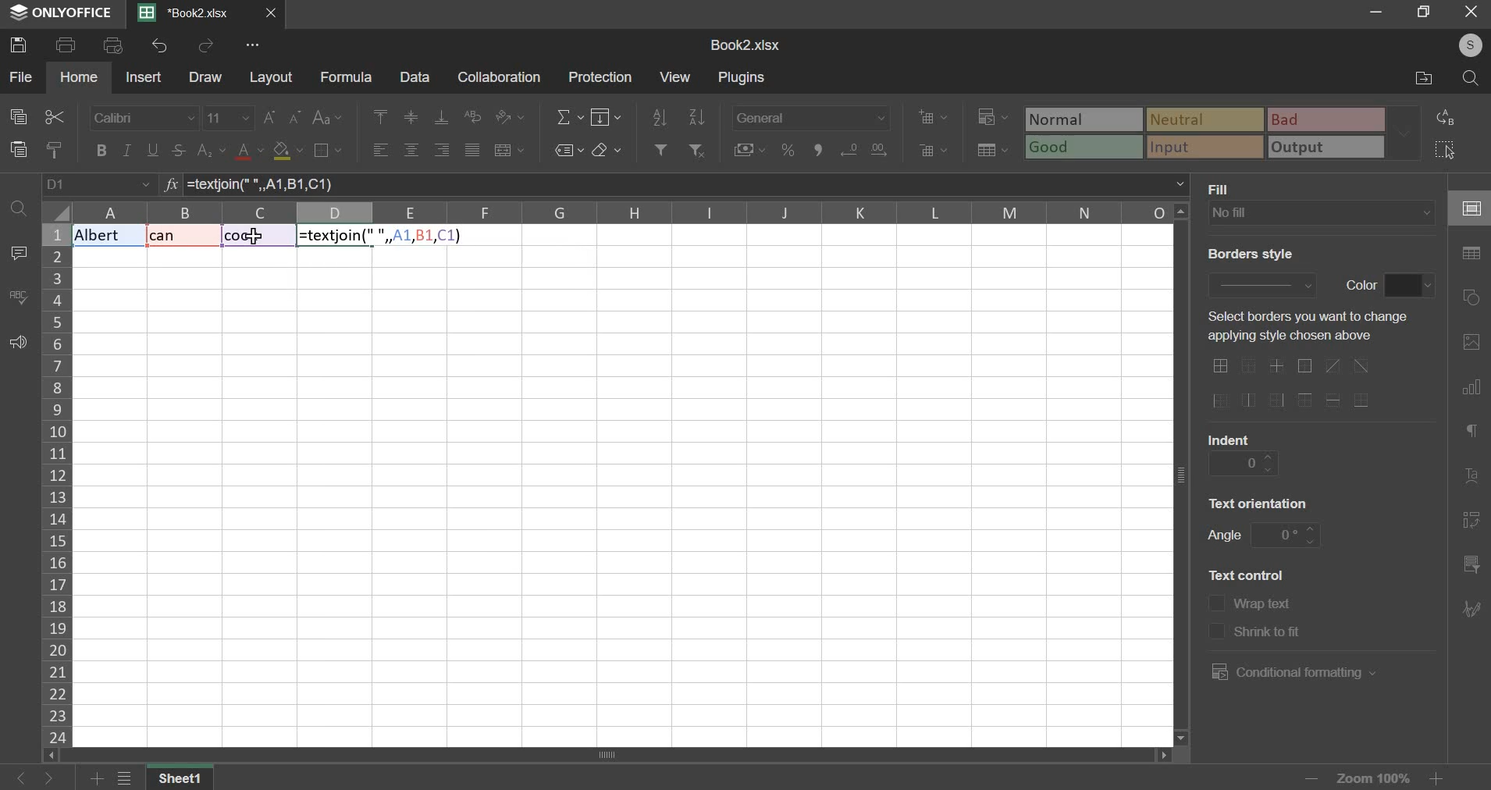 The height and width of the screenshot is (790, 1491). What do you see at coordinates (750, 149) in the screenshot?
I see `accounting style` at bounding box center [750, 149].